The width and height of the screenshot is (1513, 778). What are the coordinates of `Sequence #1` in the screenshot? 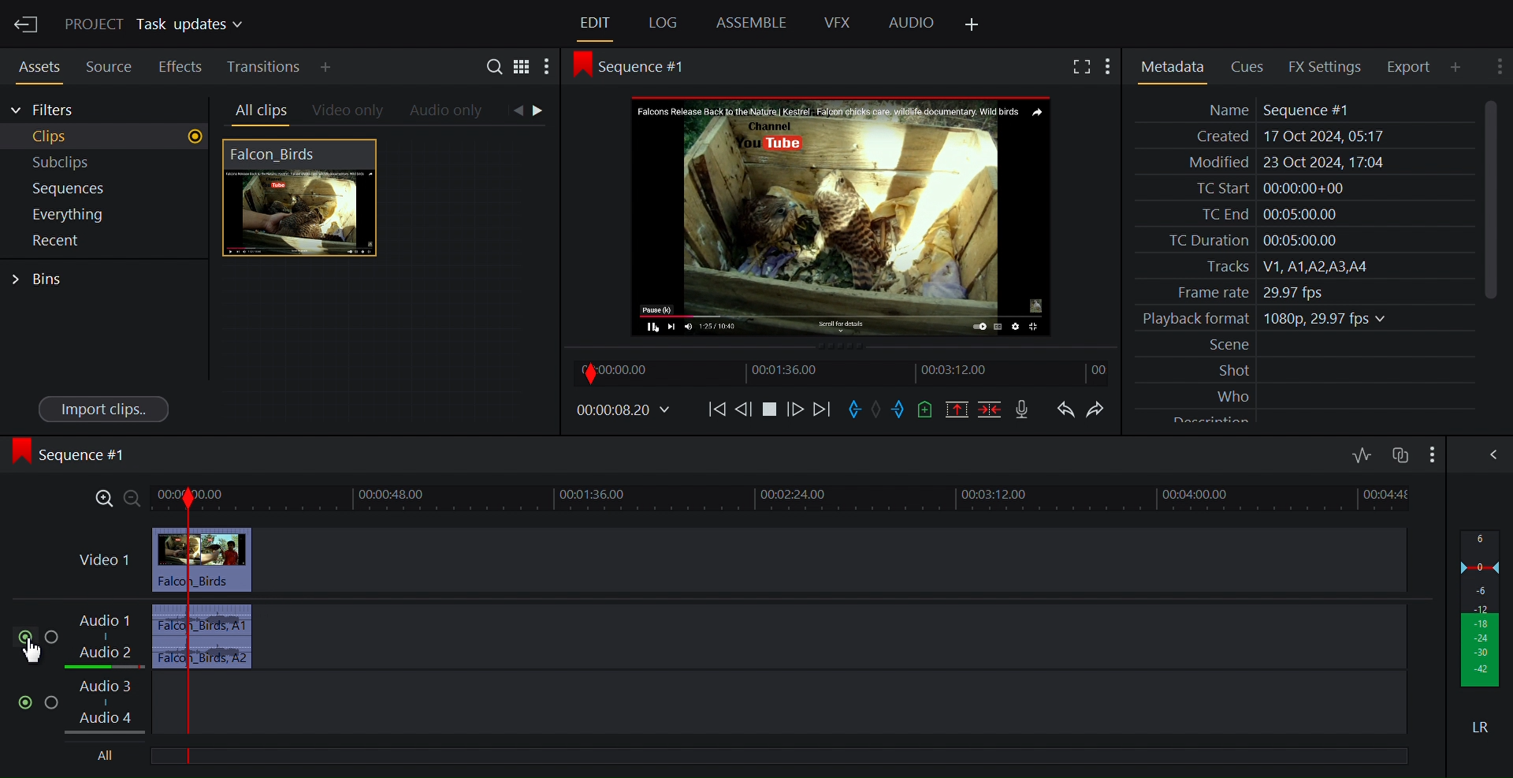 It's located at (74, 454).